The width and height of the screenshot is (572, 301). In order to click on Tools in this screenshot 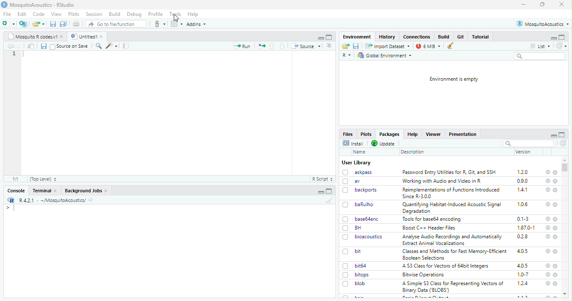, I will do `click(175, 14)`.